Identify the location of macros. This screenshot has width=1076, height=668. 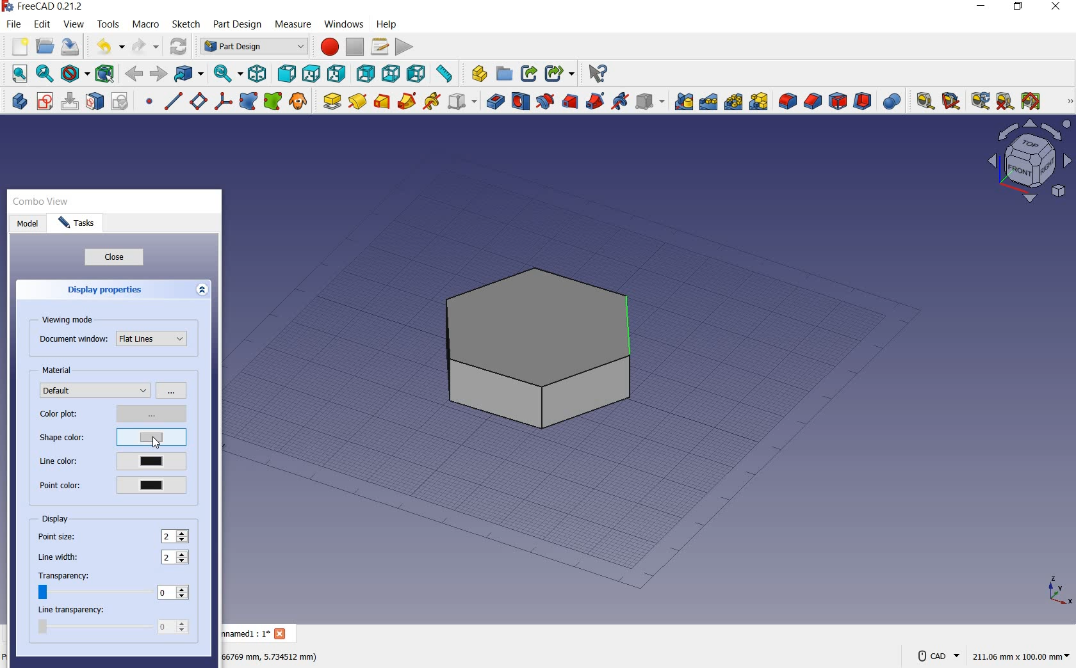
(379, 47).